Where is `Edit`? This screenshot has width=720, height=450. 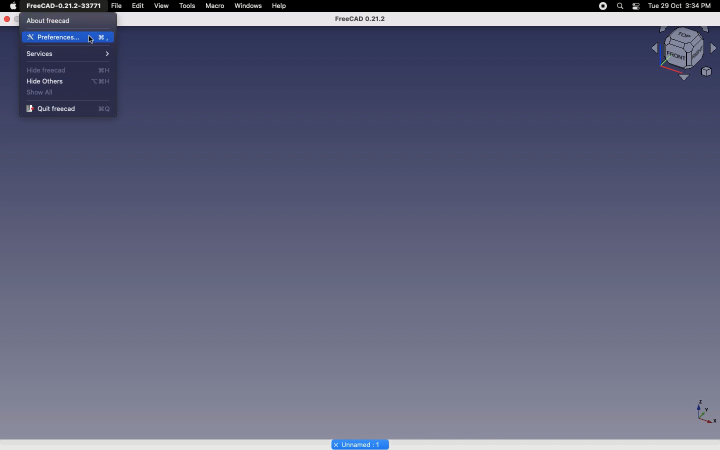
Edit is located at coordinates (140, 6).